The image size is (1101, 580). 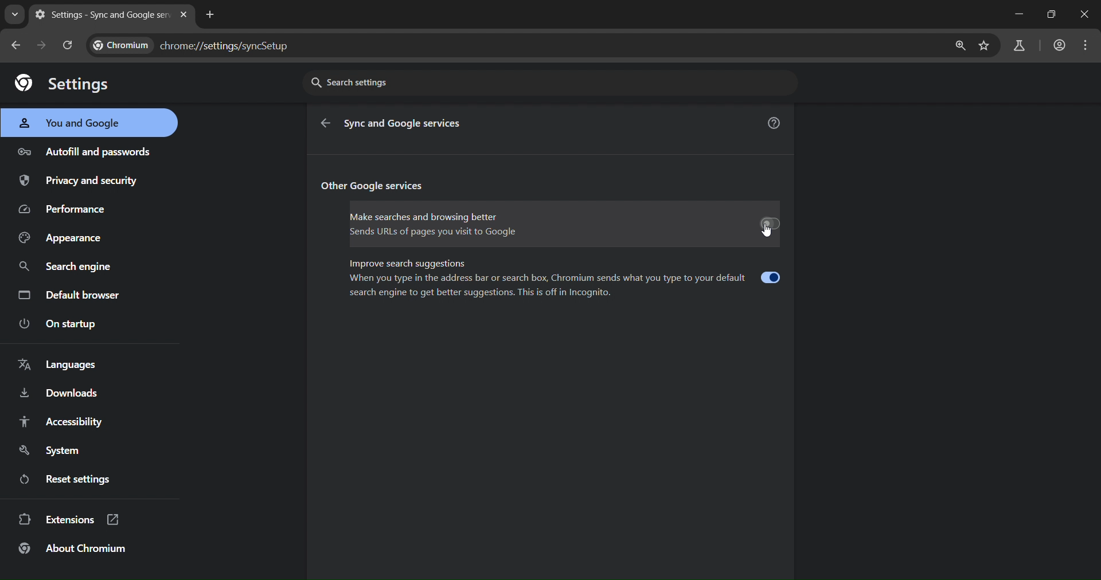 What do you see at coordinates (68, 268) in the screenshot?
I see `search engine` at bounding box center [68, 268].